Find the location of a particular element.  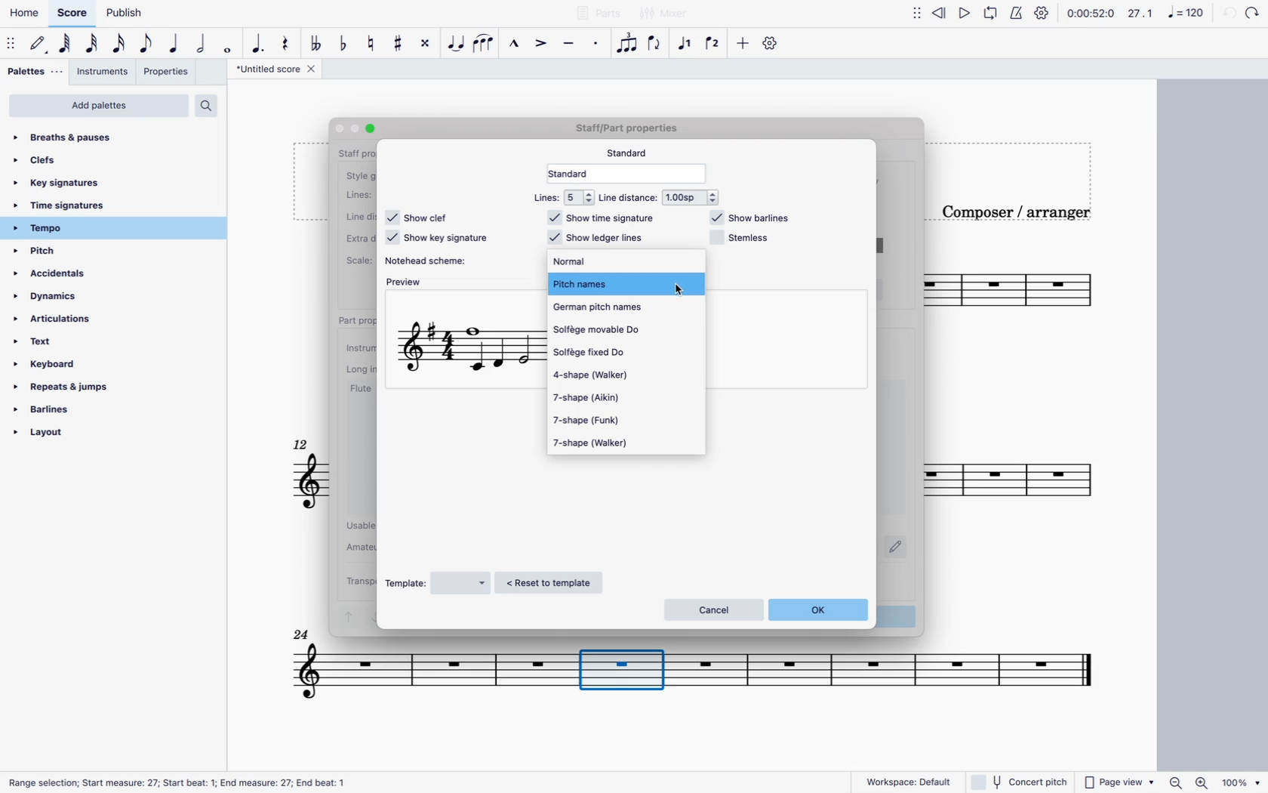

toggle flat is located at coordinates (346, 43).